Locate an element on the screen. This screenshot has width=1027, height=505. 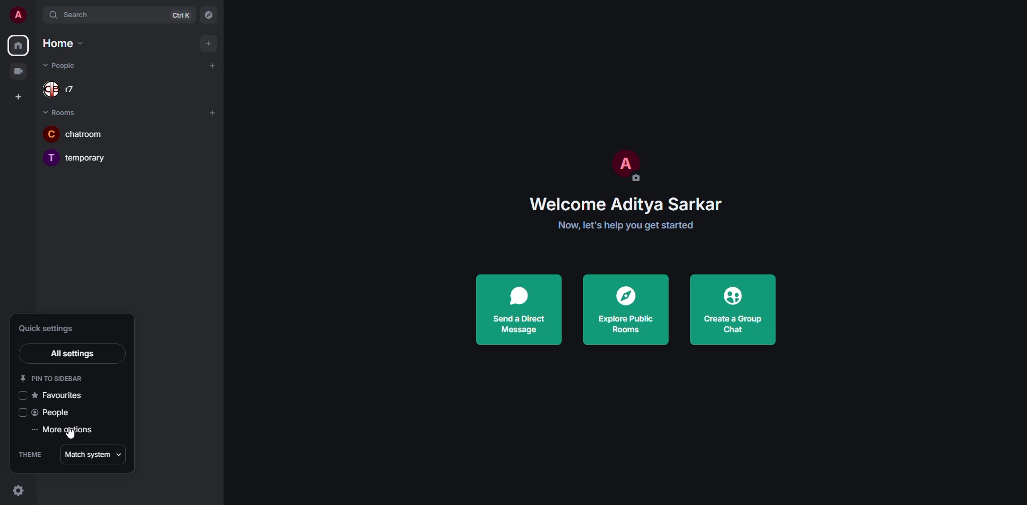
pin to sidebar is located at coordinates (51, 378).